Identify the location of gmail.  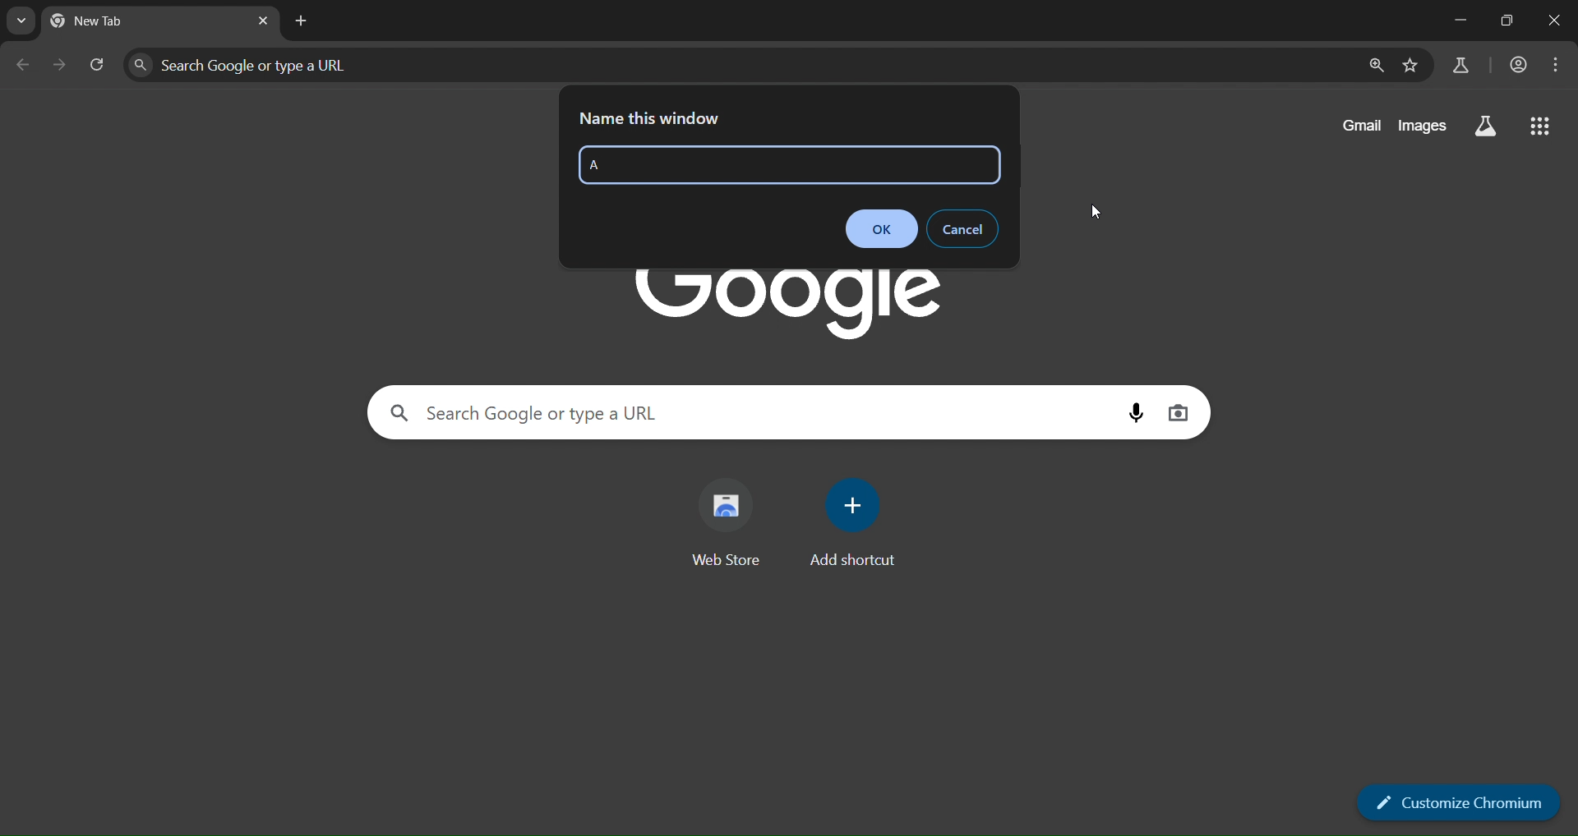
(1358, 127).